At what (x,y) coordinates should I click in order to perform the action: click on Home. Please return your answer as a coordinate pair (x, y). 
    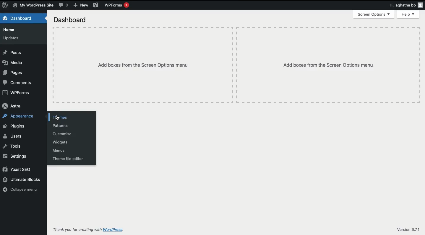
    Looking at the image, I should click on (10, 30).